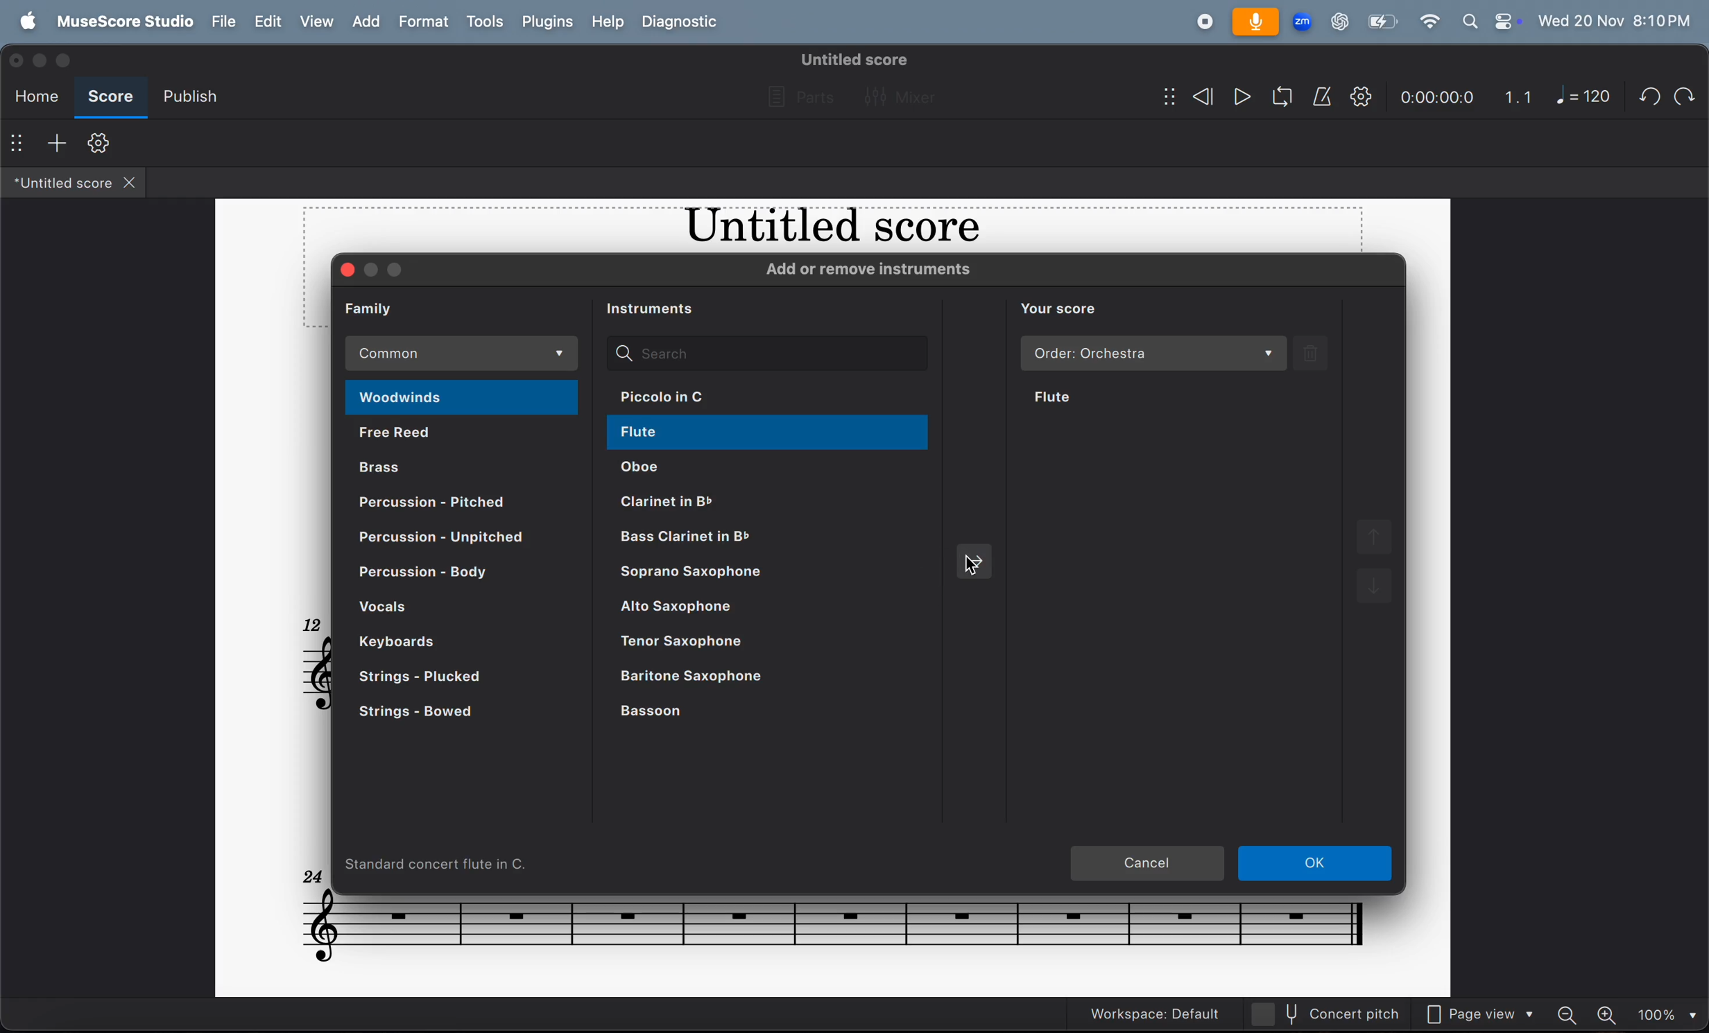  What do you see at coordinates (827, 927) in the screenshot?
I see `notes` at bounding box center [827, 927].